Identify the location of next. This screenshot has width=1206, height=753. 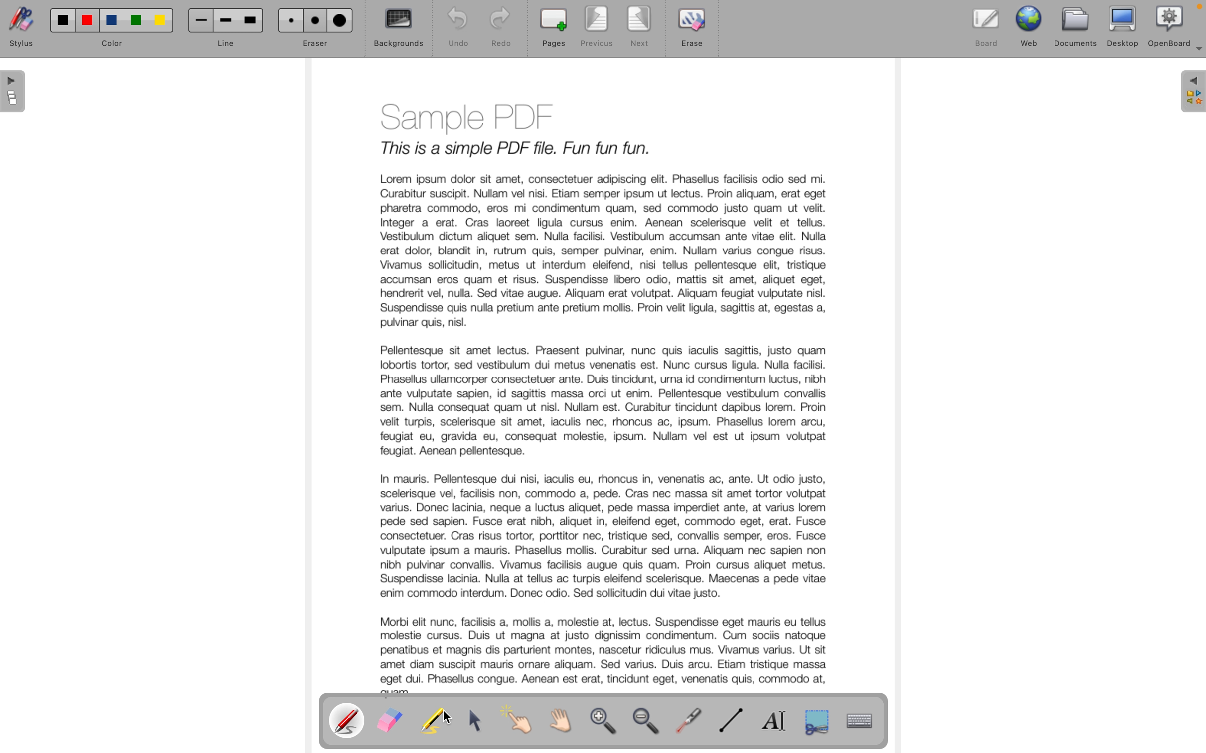
(640, 29).